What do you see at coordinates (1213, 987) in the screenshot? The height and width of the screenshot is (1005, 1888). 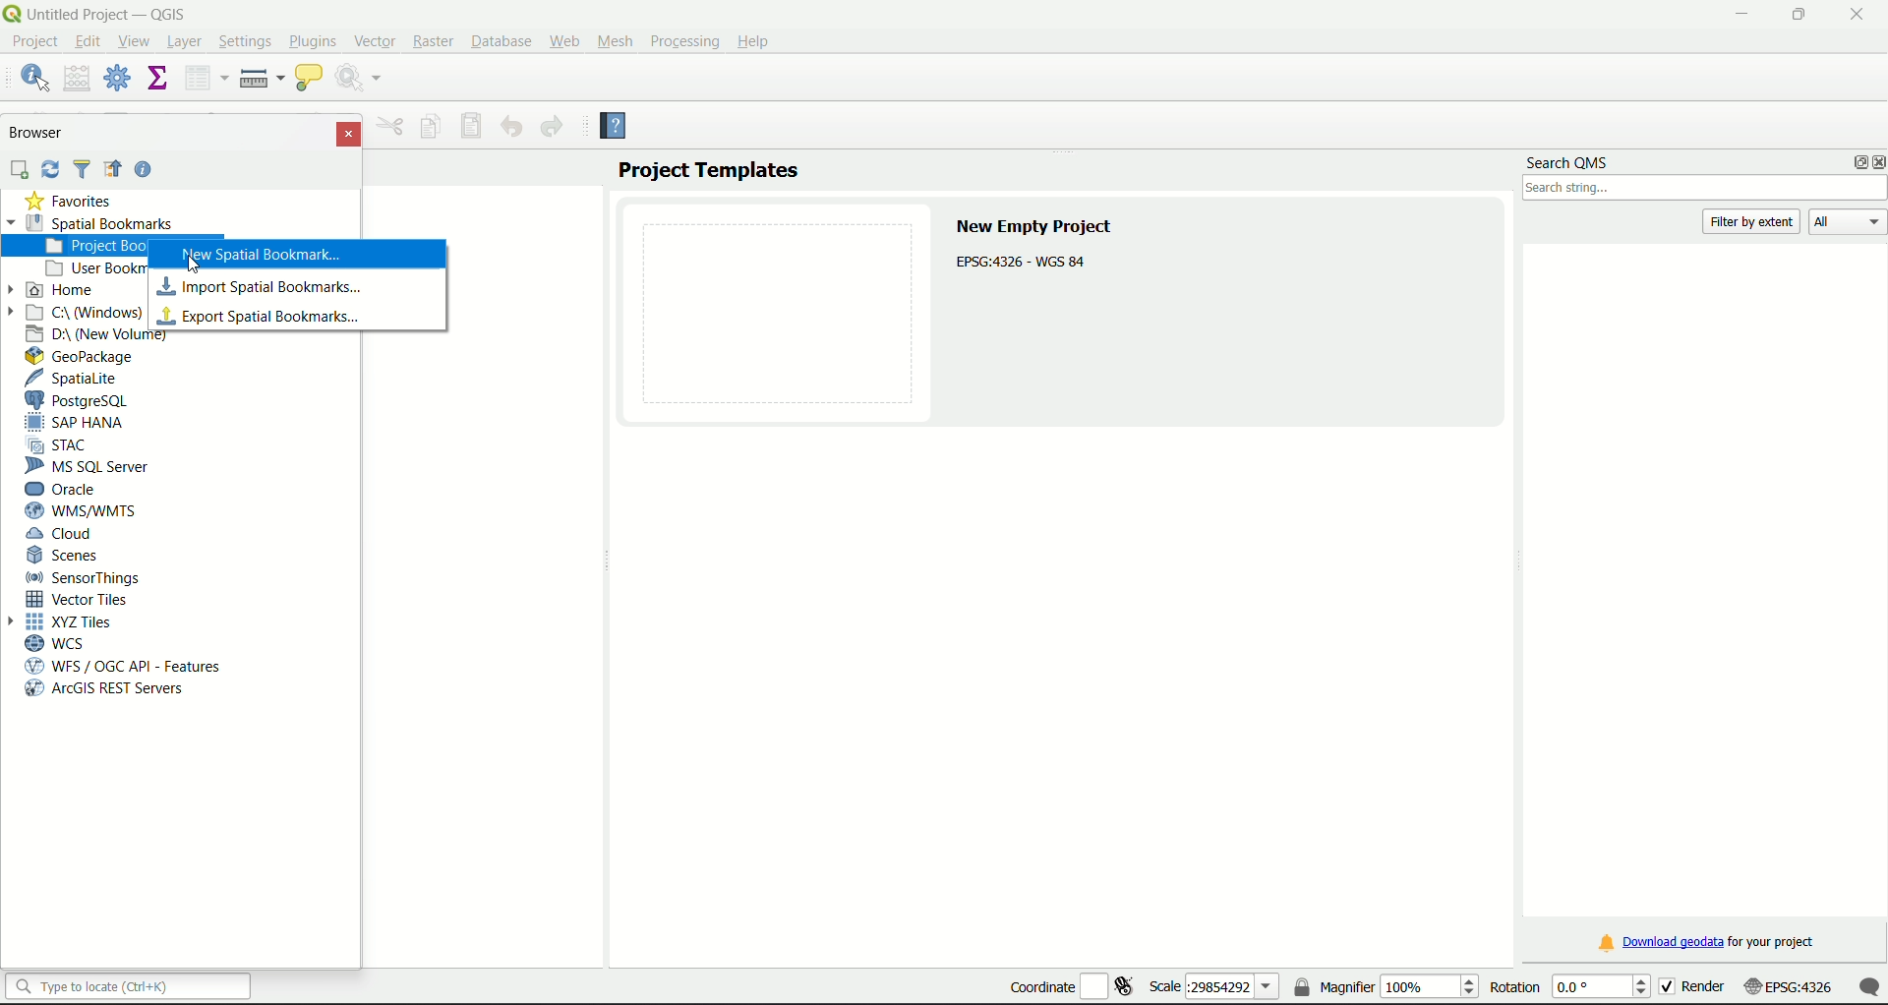 I see `scale` at bounding box center [1213, 987].